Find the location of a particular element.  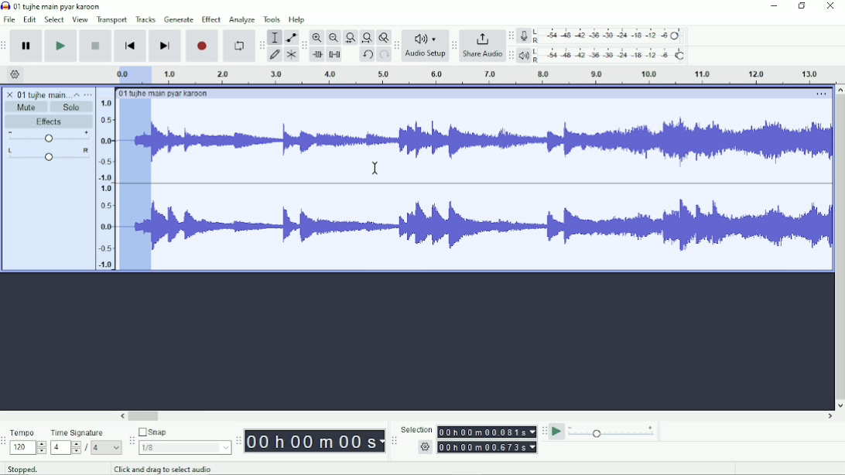

Zoom toggle is located at coordinates (383, 37).